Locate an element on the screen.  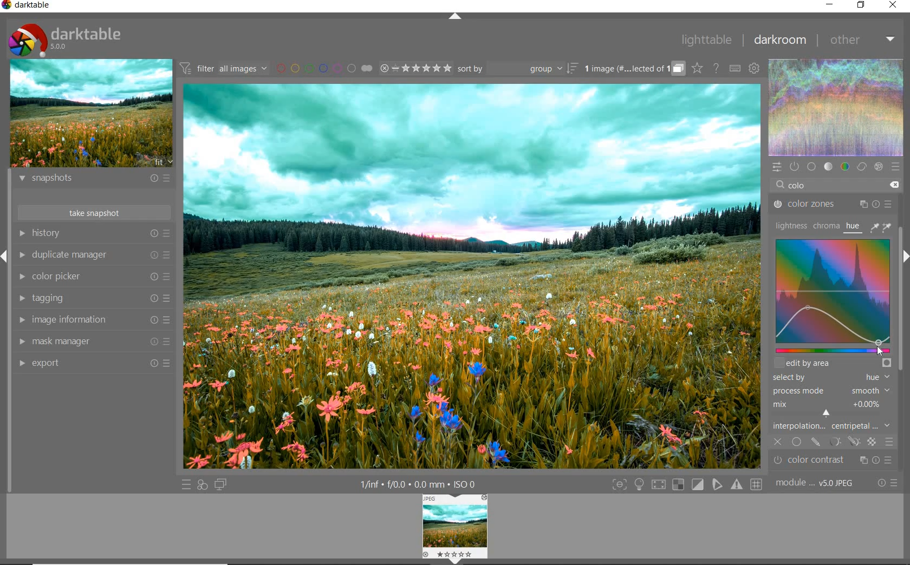
tone is located at coordinates (829, 166).